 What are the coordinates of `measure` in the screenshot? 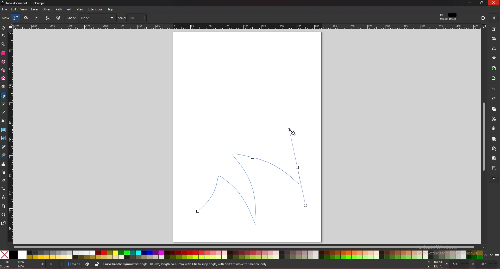 It's located at (3, 206).